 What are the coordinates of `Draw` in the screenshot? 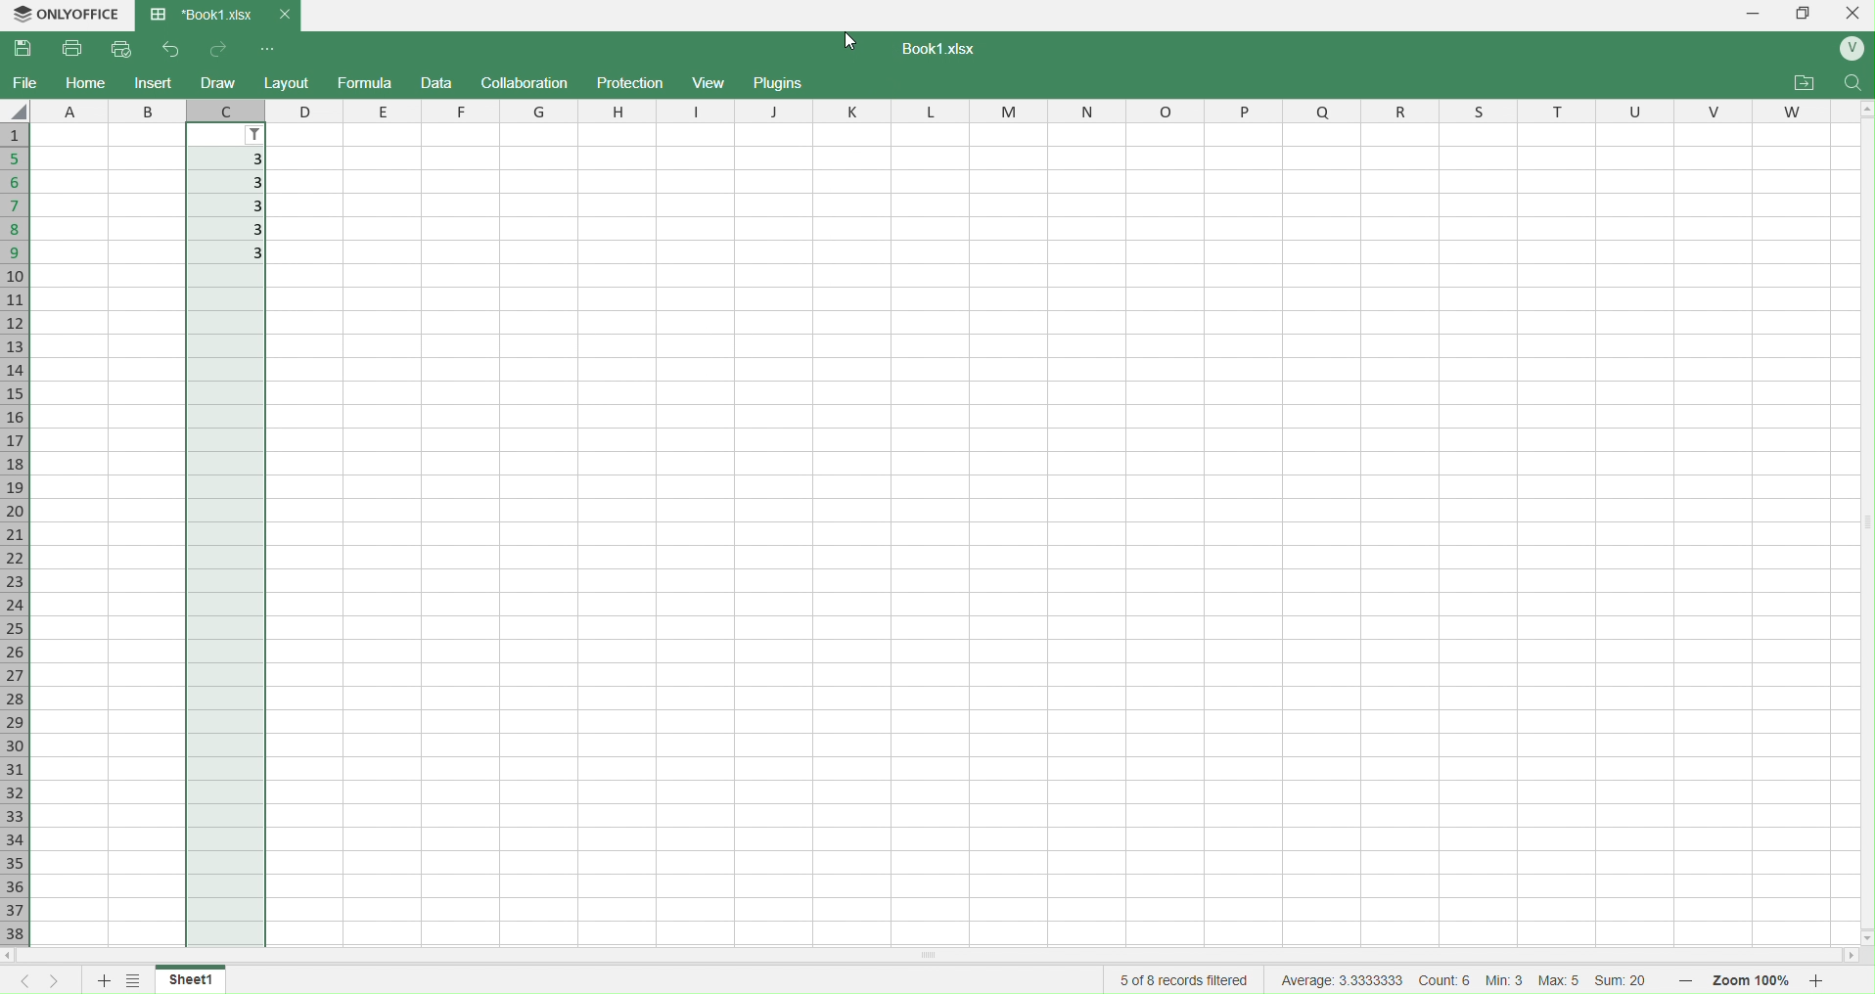 It's located at (217, 82).